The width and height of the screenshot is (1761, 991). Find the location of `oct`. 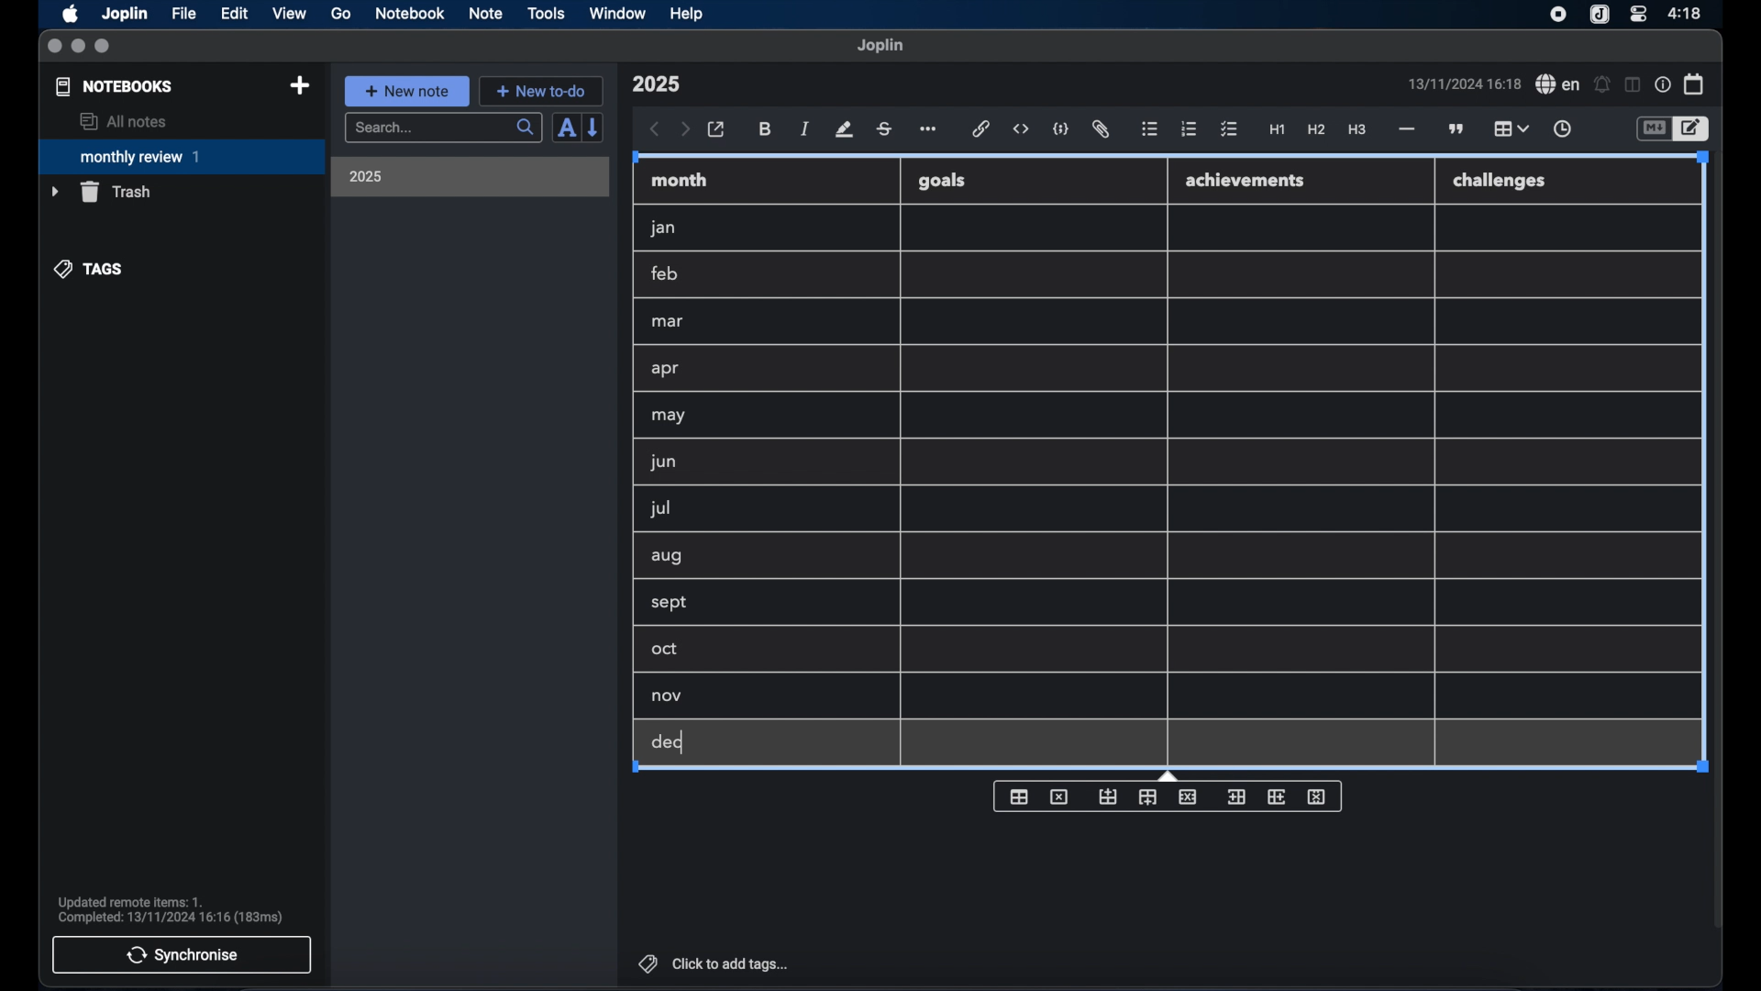

oct is located at coordinates (666, 651).